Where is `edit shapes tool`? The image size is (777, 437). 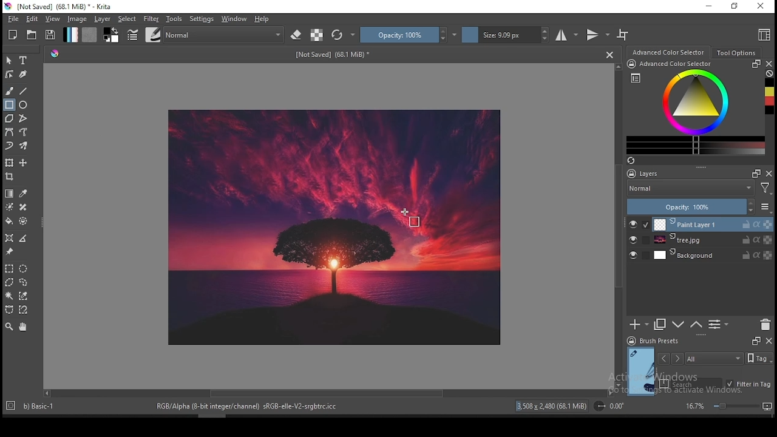
edit shapes tool is located at coordinates (10, 73).